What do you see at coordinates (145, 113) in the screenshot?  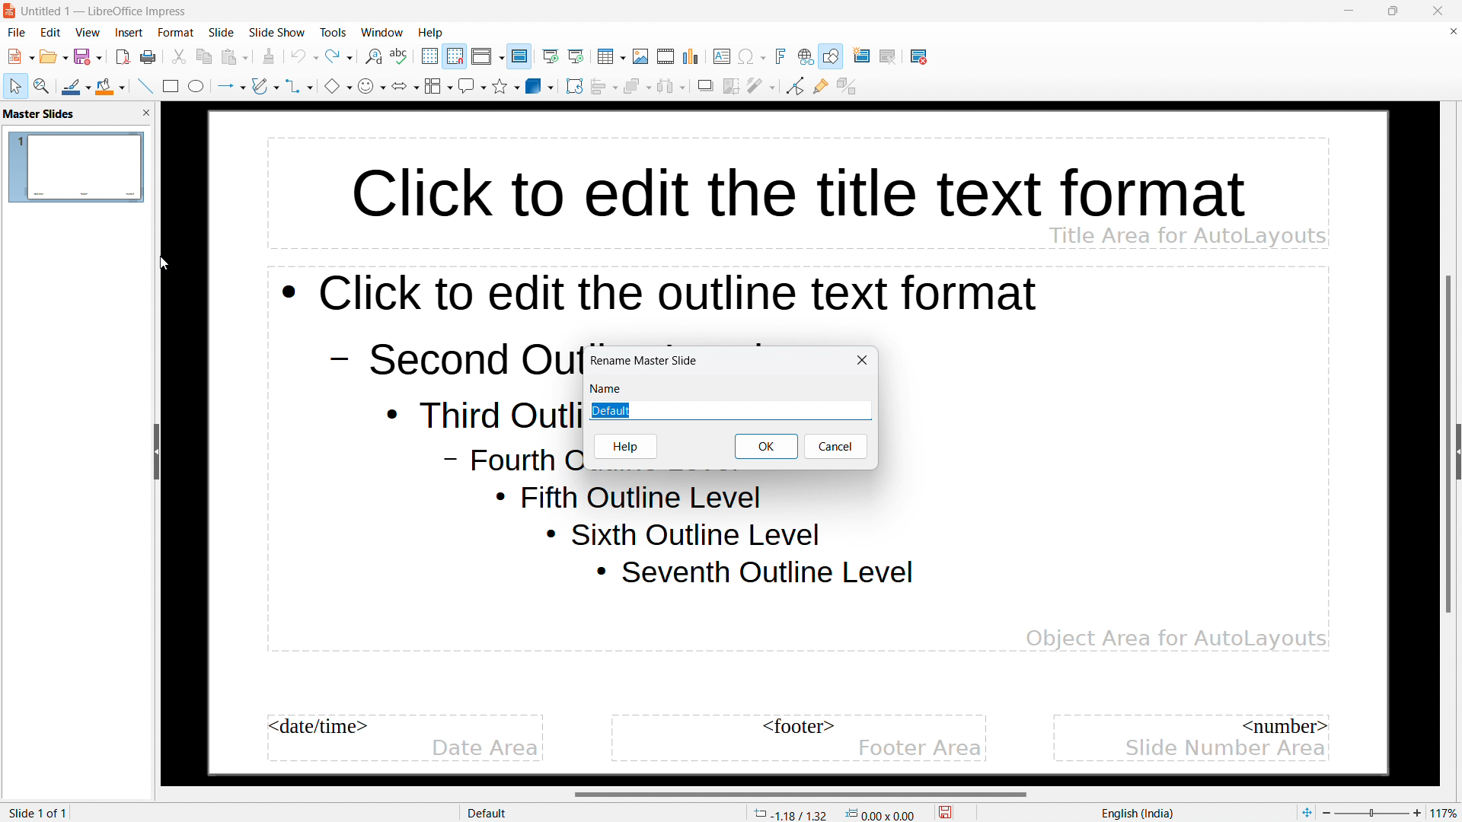 I see `close pane` at bounding box center [145, 113].